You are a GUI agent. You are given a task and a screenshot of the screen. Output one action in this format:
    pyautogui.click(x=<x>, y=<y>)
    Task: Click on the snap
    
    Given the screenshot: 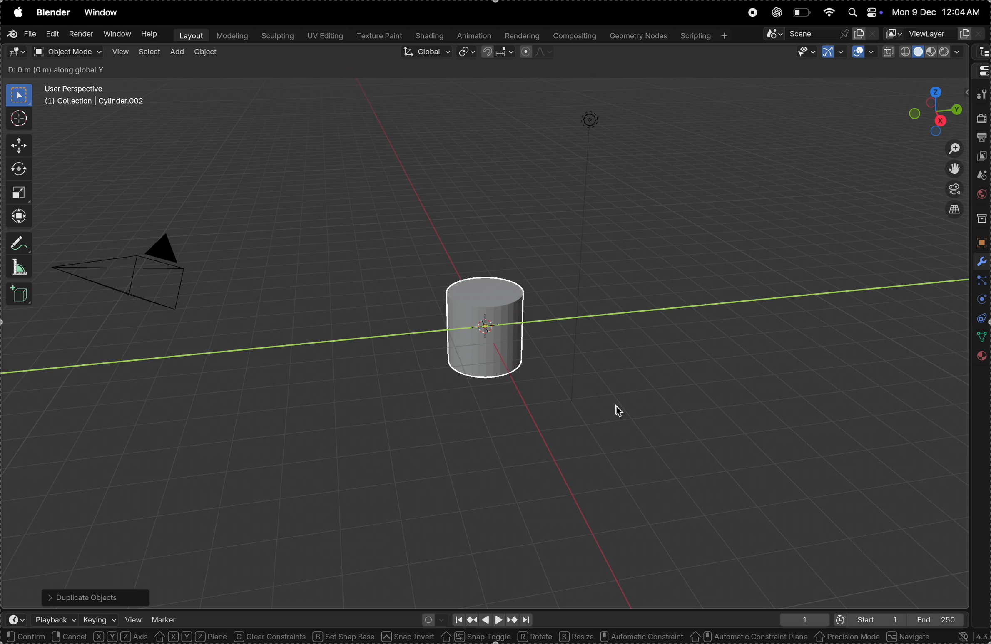 What is the action you would take?
    pyautogui.click(x=496, y=54)
    